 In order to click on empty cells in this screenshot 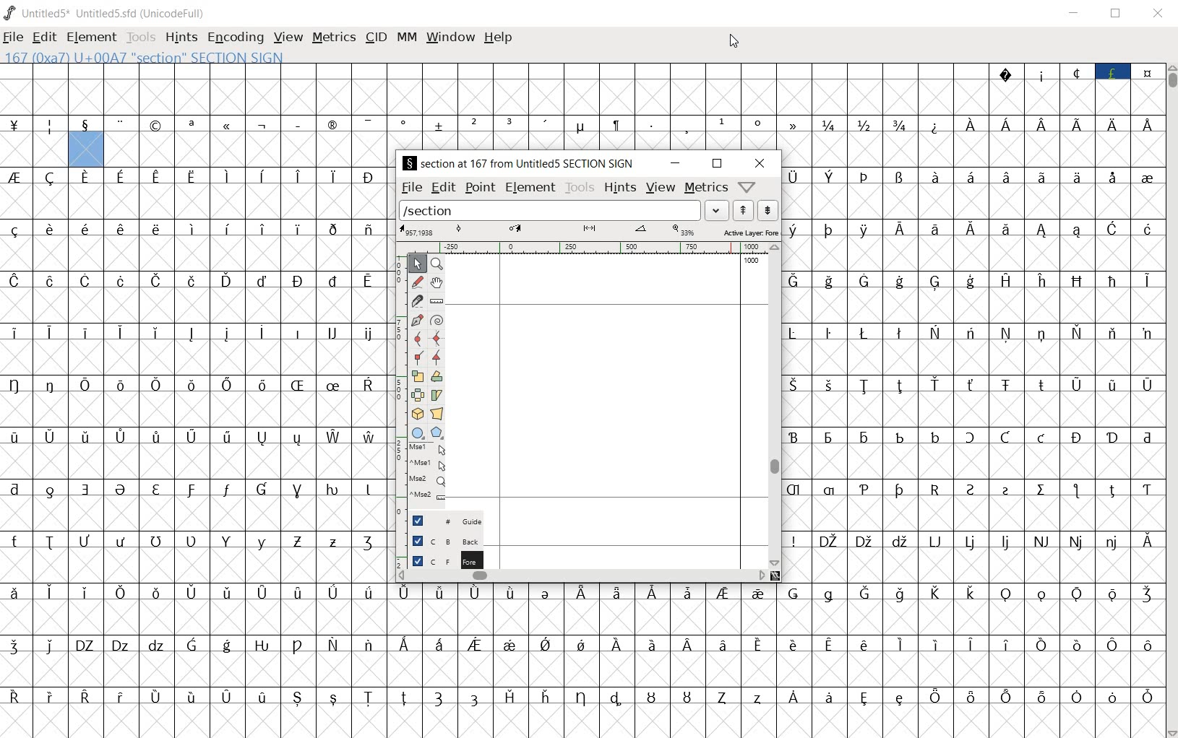, I will do `click(582, 721)`.